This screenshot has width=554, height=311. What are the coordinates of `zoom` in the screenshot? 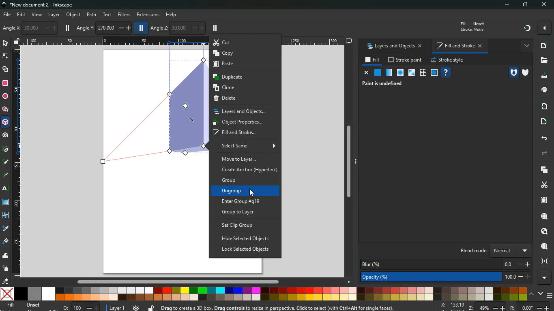 It's located at (495, 307).